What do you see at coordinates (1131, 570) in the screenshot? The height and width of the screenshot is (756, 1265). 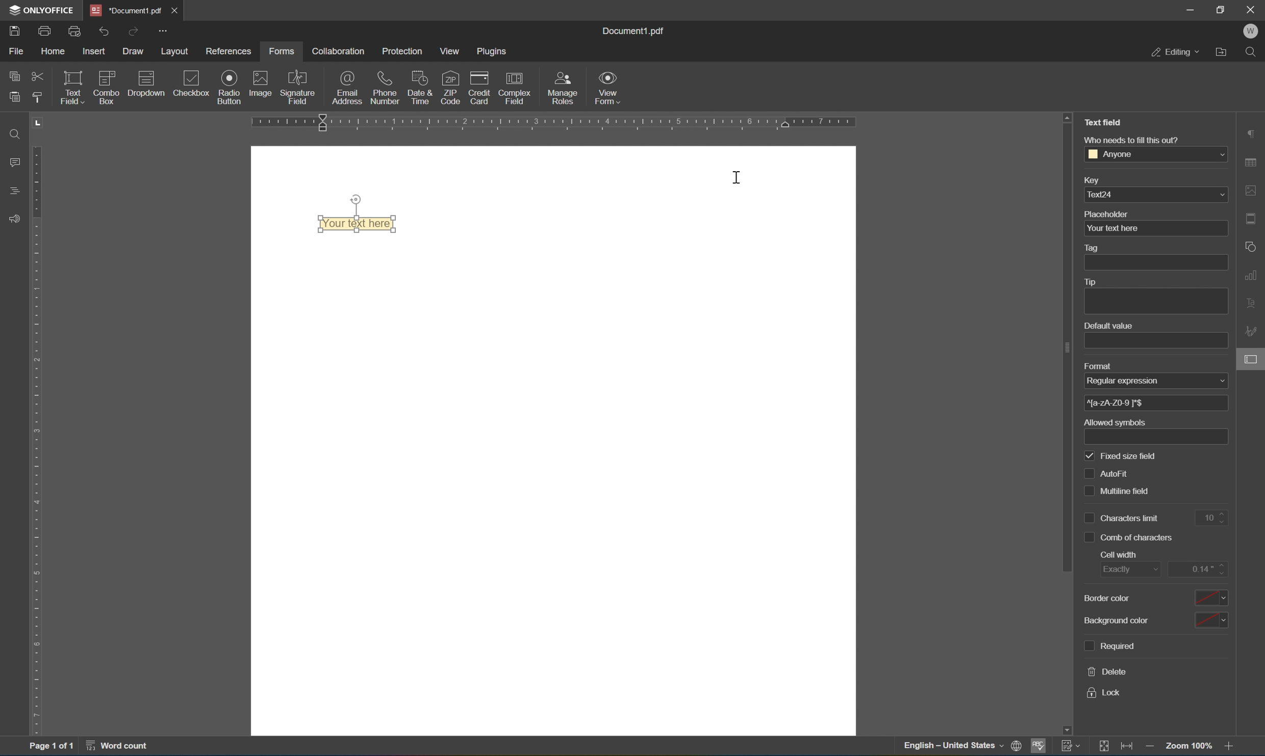 I see `exactly` at bounding box center [1131, 570].